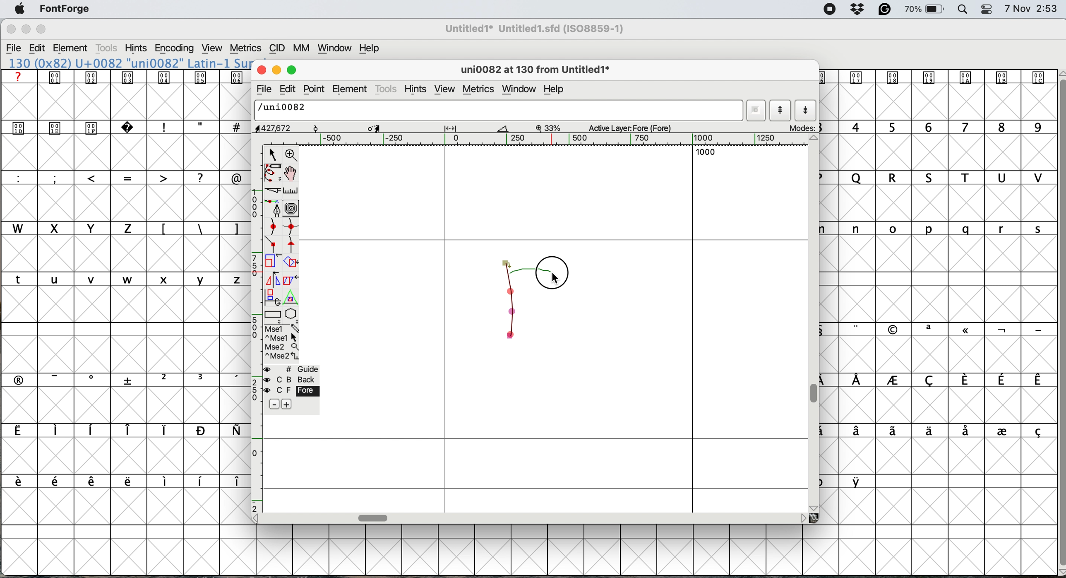 The image size is (1066, 578). I want to click on hints, so click(137, 49).